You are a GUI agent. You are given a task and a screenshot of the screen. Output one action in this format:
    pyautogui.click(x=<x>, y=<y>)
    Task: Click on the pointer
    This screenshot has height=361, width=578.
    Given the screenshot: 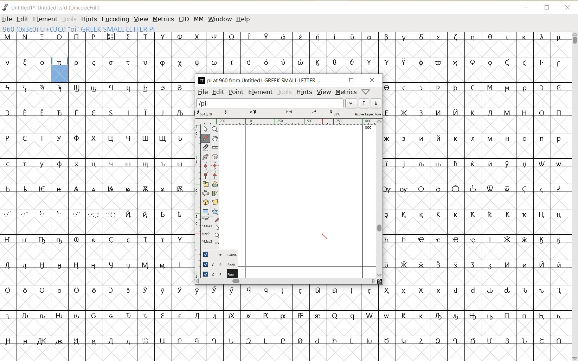 What is the action you would take?
    pyautogui.click(x=205, y=129)
    